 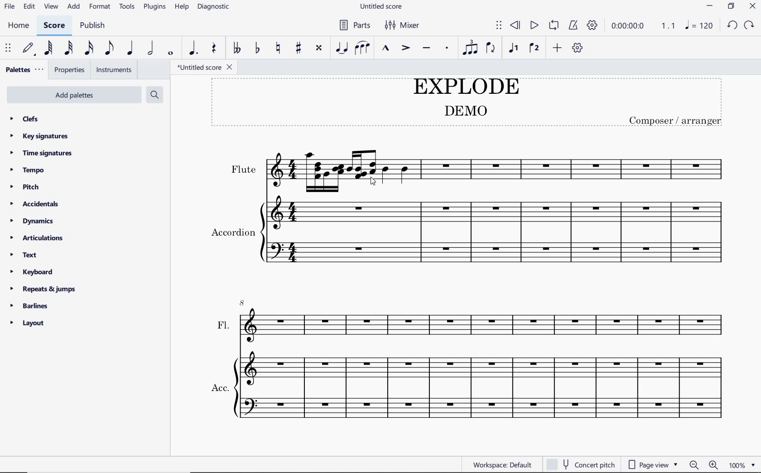 I want to click on augmentation dot, so click(x=193, y=48).